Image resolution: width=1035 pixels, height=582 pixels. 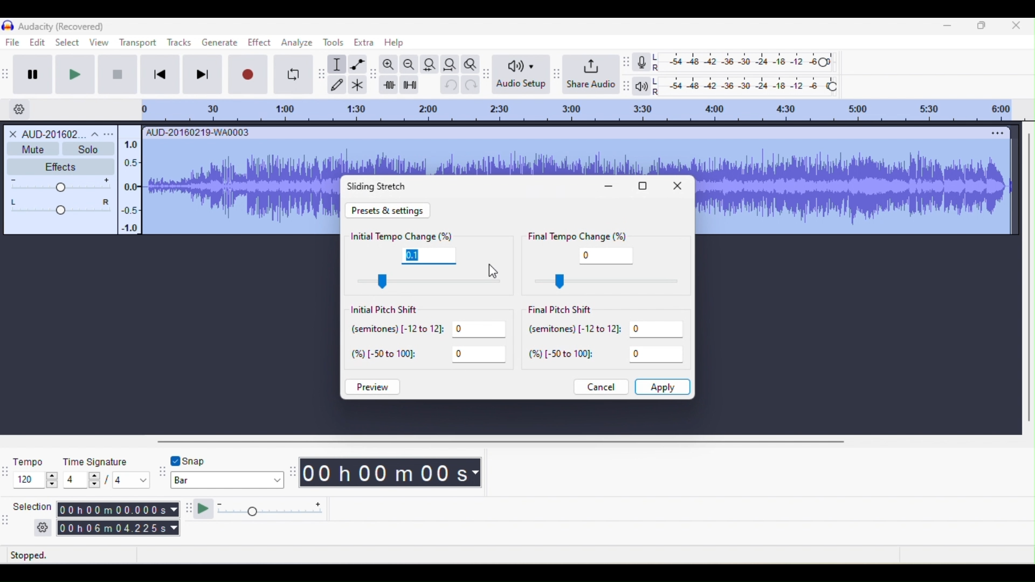 I want to click on skip to start, so click(x=161, y=75).